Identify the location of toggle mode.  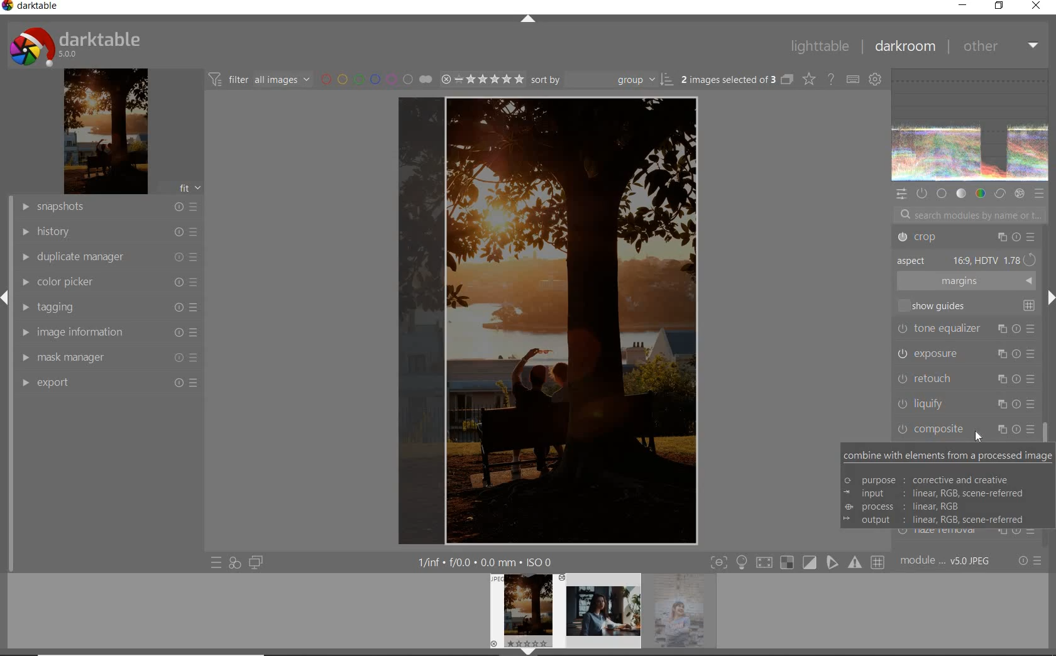
(798, 562).